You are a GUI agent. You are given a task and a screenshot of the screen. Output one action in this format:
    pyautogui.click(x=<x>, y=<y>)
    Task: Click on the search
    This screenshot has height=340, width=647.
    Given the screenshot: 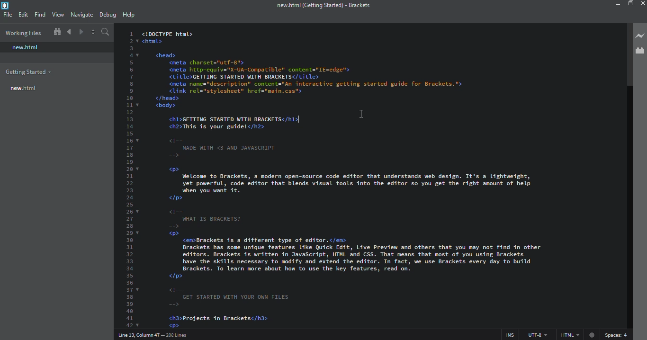 What is the action you would take?
    pyautogui.click(x=106, y=32)
    